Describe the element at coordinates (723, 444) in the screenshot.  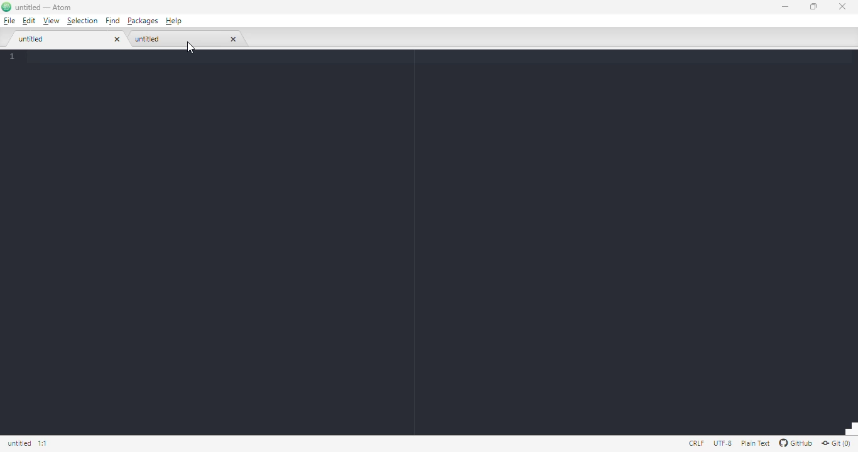
I see `UTF-8` at that location.